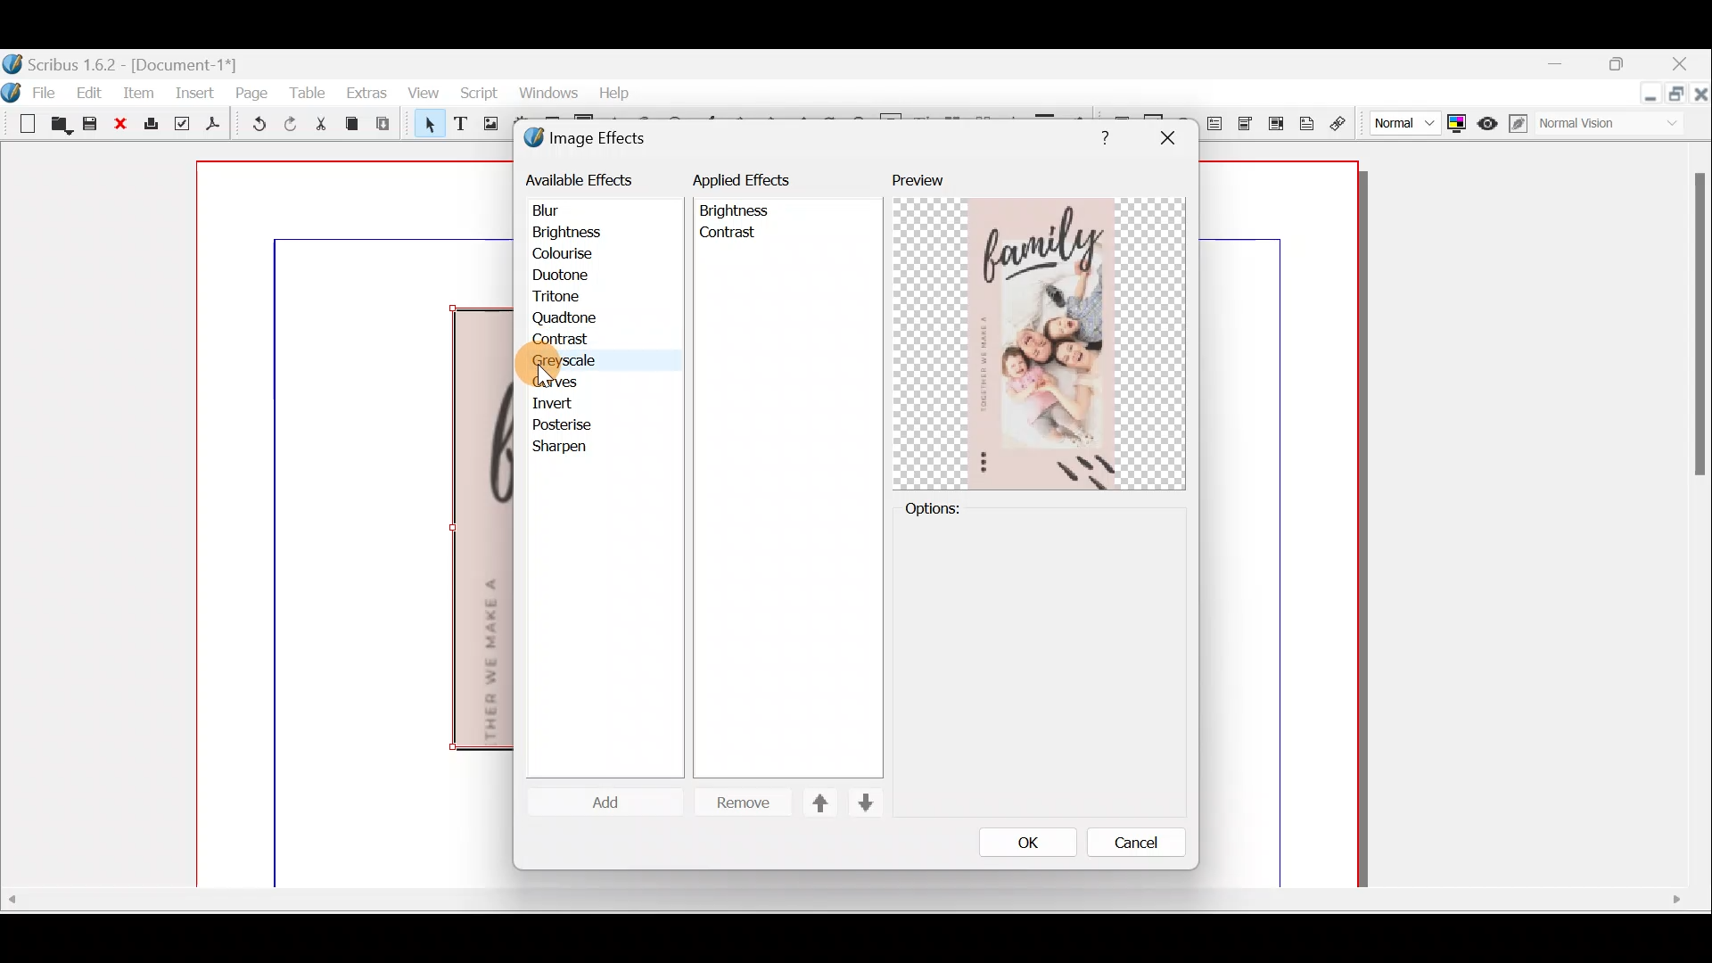 The width and height of the screenshot is (1712, 963). What do you see at coordinates (427, 95) in the screenshot?
I see `View` at bounding box center [427, 95].